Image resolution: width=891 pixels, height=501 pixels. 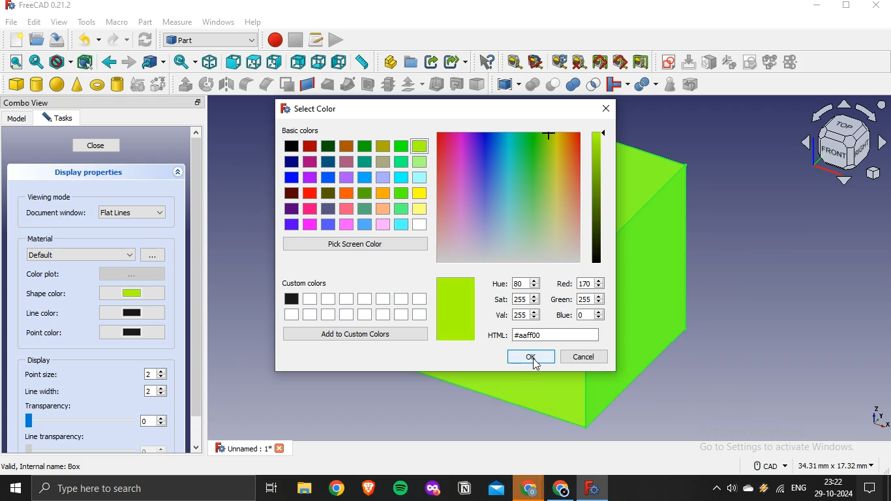 I want to click on html, so click(x=547, y=333).